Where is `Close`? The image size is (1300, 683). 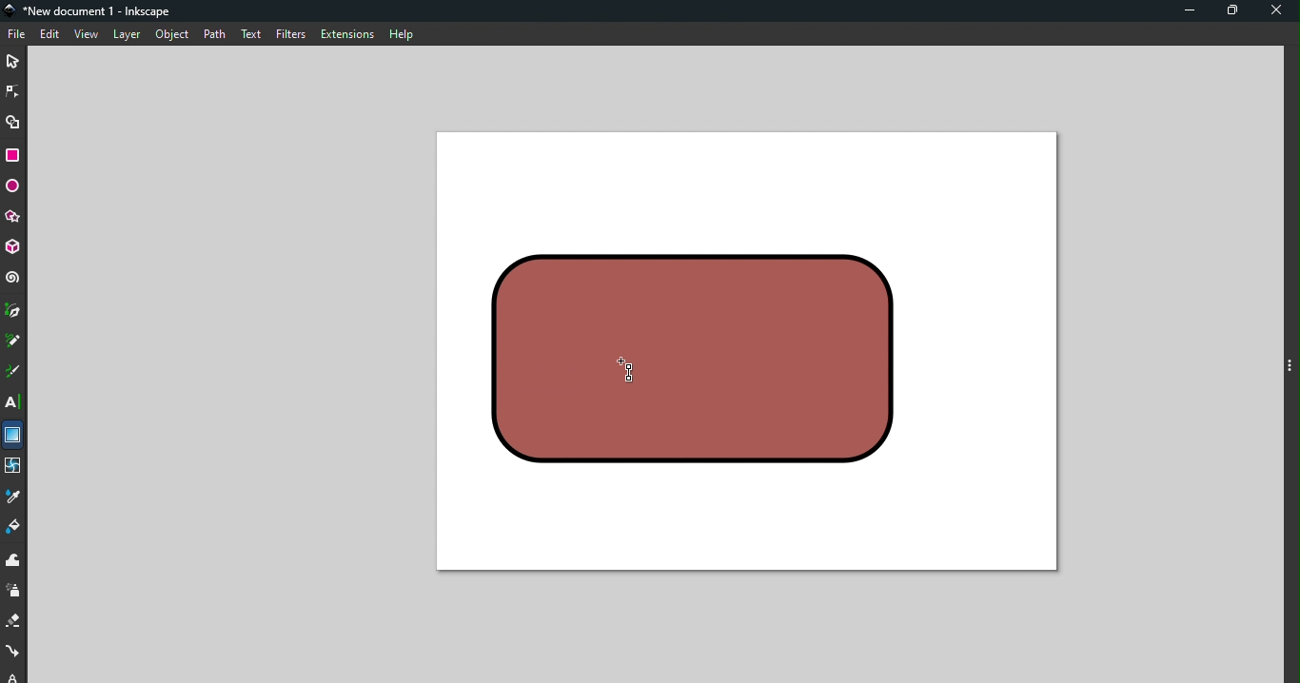 Close is located at coordinates (1278, 12).